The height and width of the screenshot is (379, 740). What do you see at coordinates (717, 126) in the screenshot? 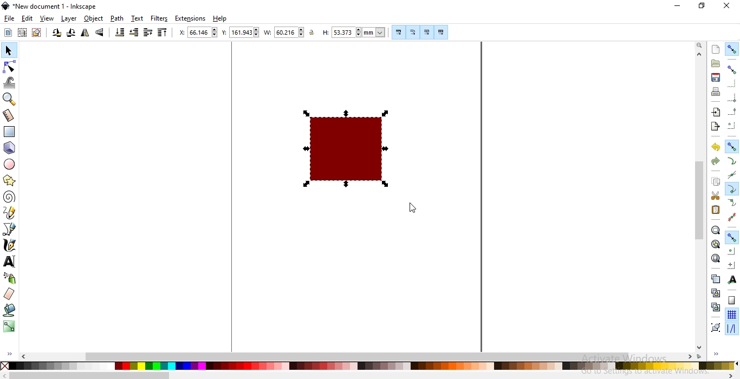
I see `export a document` at bounding box center [717, 126].